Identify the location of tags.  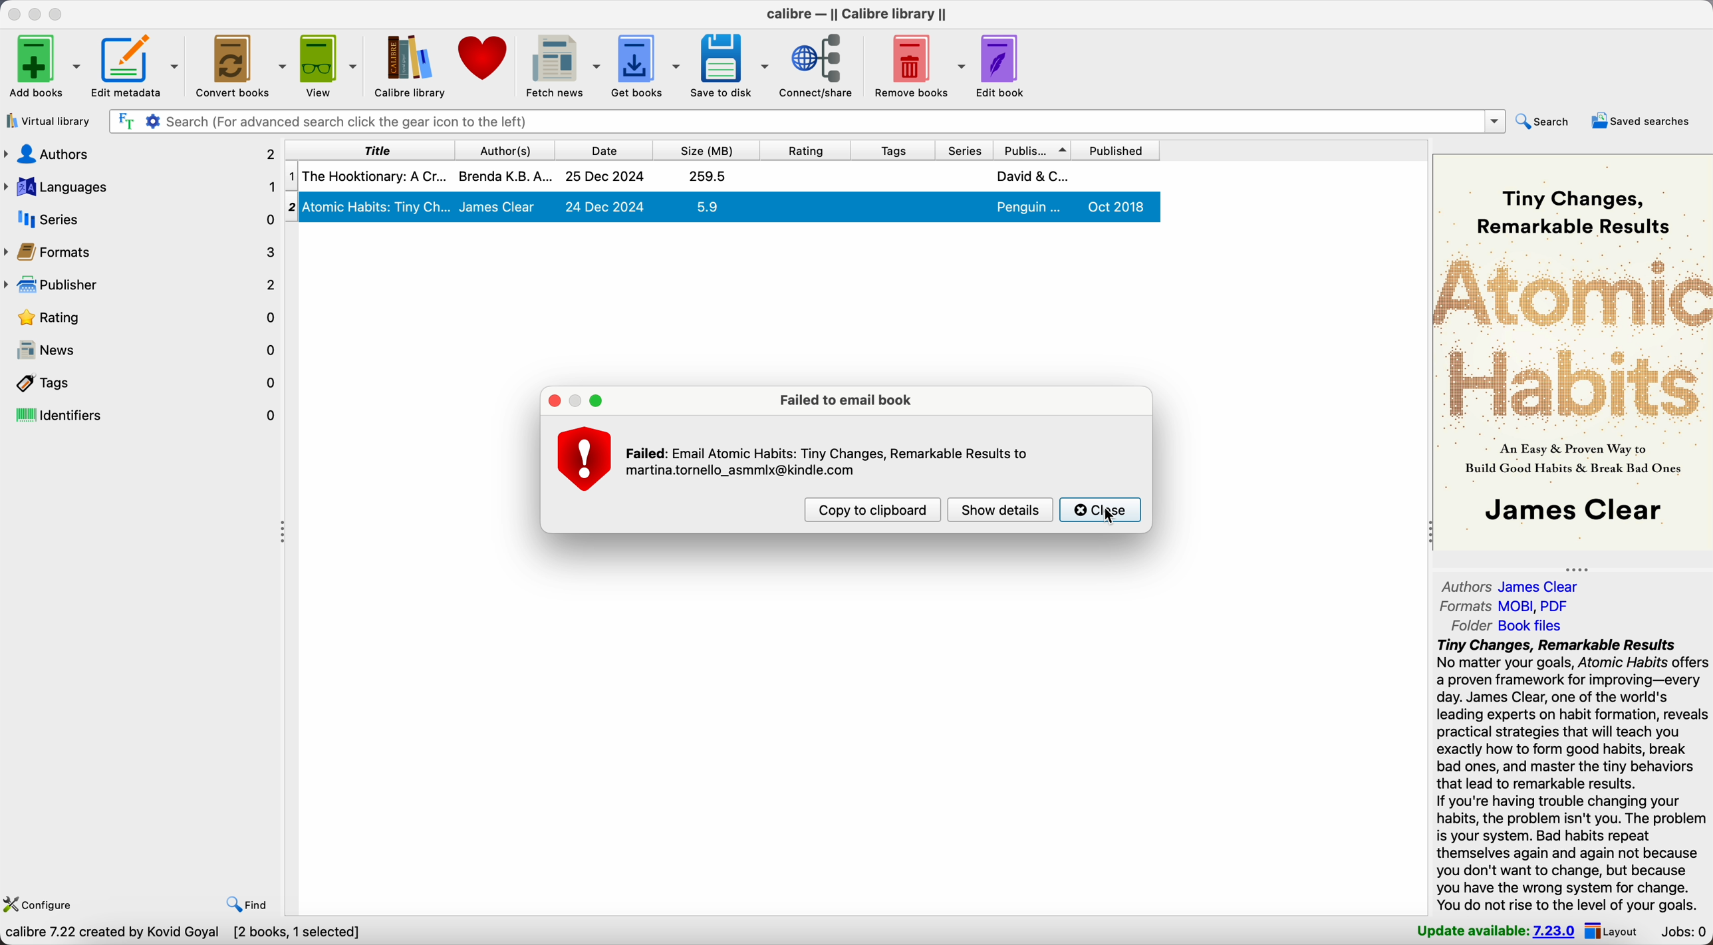
(890, 149).